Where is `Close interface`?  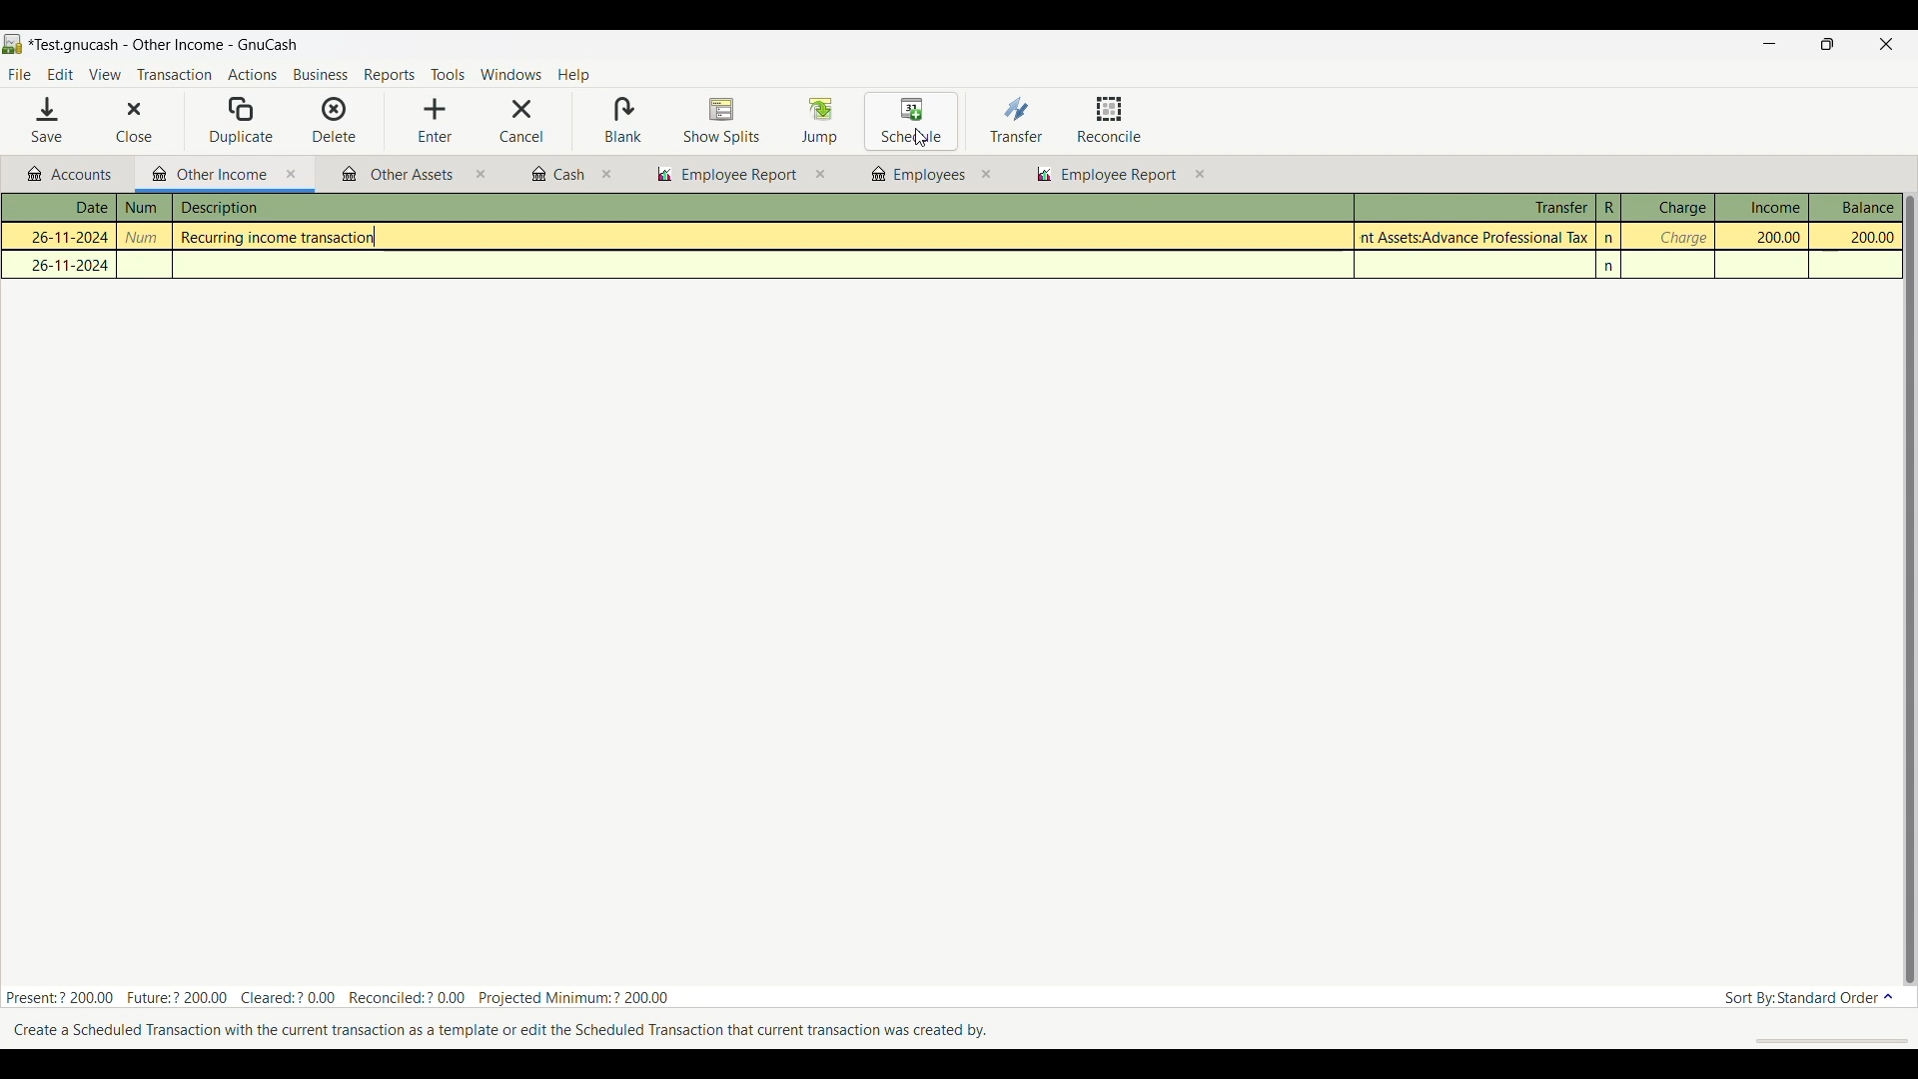
Close interface is located at coordinates (1883, 46).